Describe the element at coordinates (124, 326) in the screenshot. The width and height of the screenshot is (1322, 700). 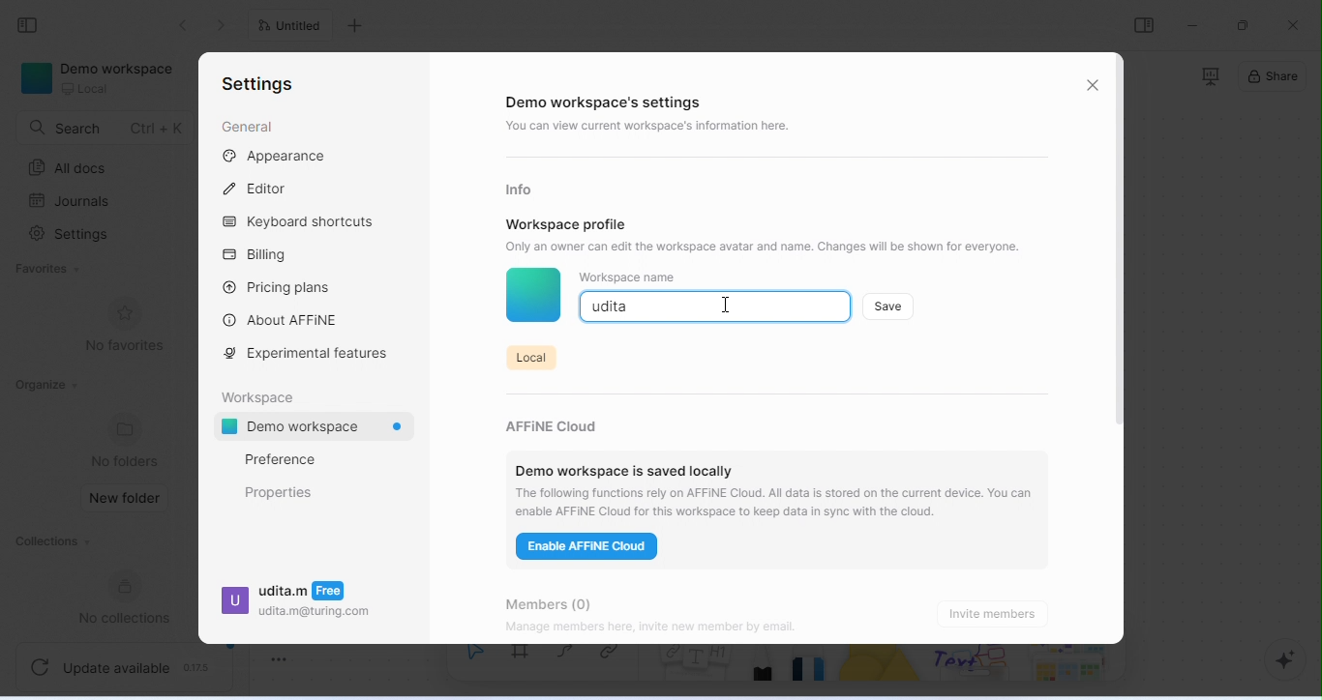
I see `no favorites` at that location.